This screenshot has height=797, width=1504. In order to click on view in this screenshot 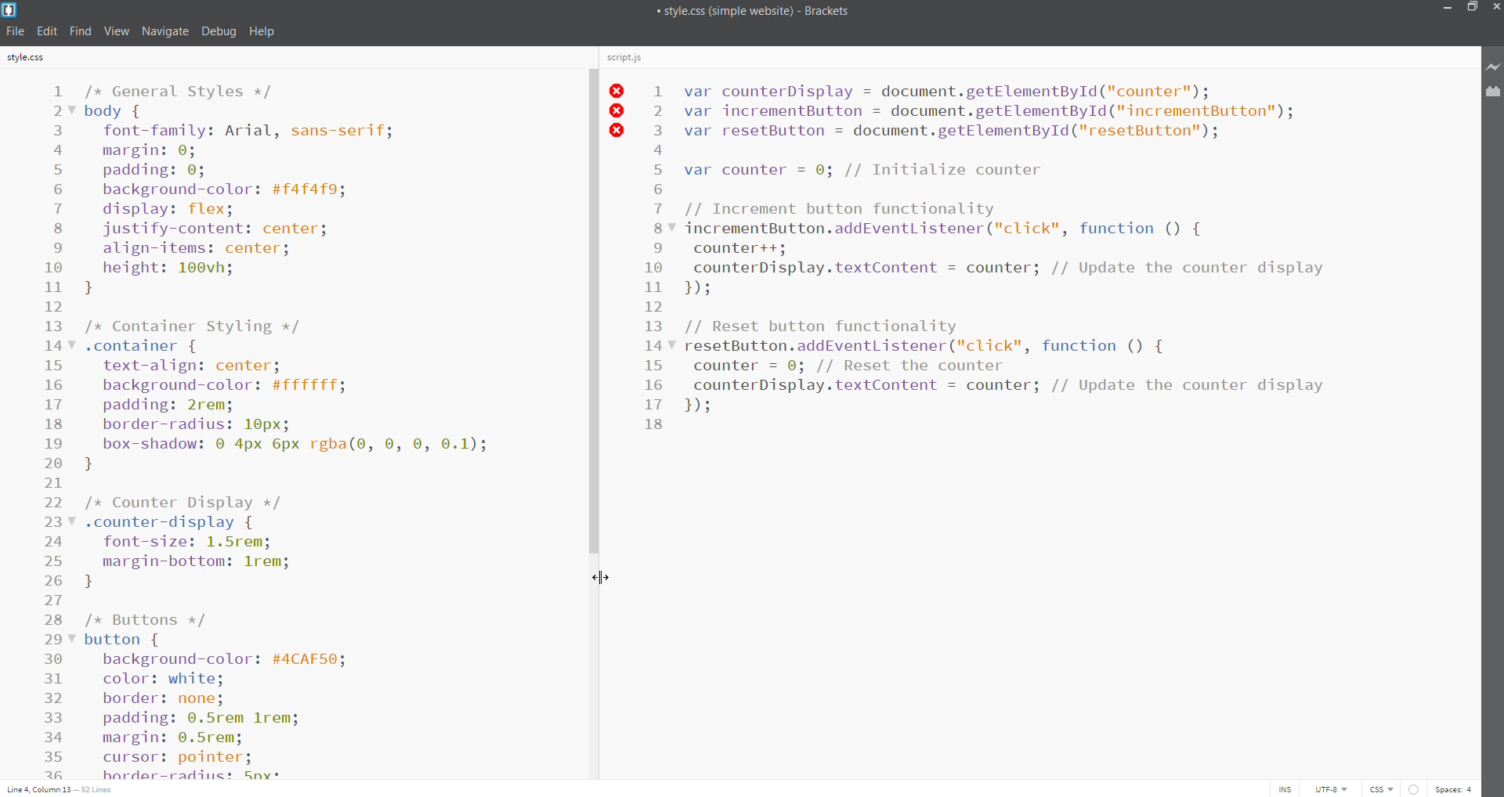, I will do `click(116, 32)`.